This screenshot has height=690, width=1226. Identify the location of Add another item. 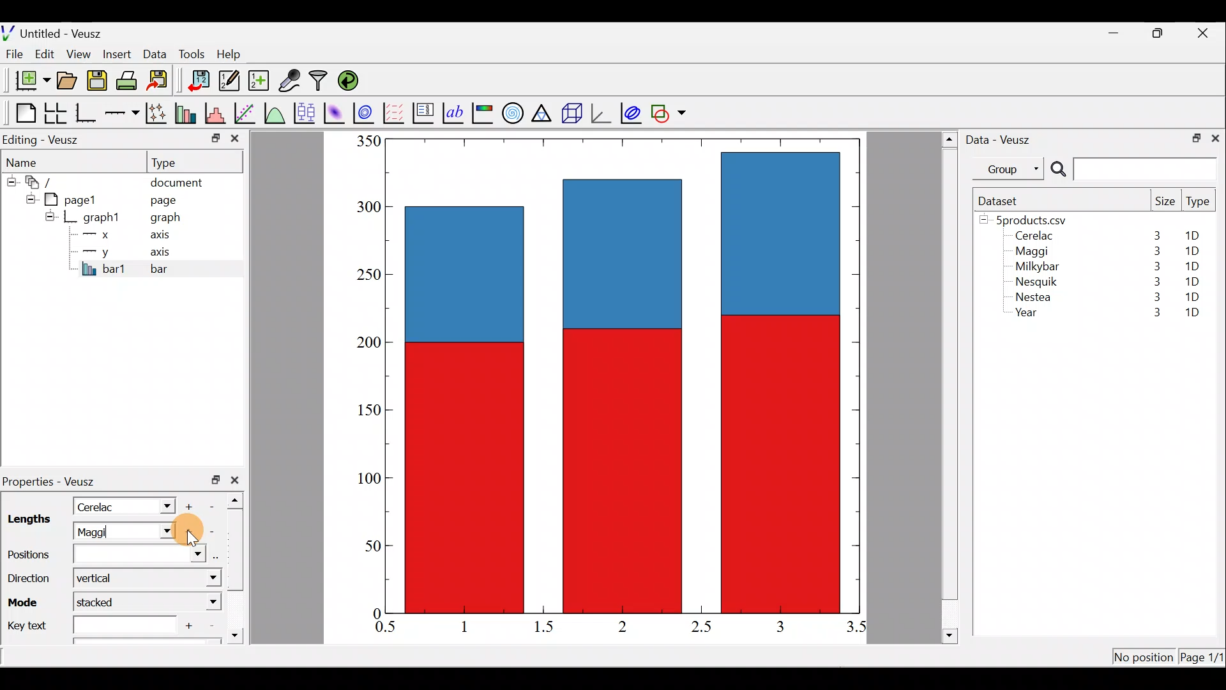
(191, 505).